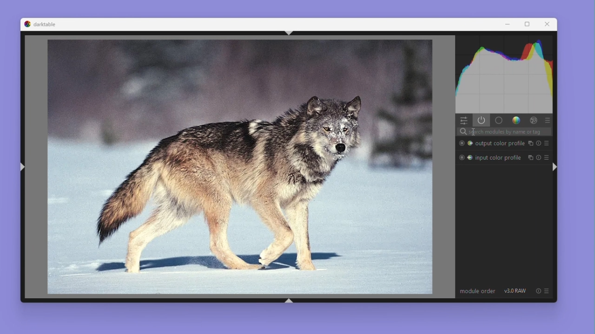 This screenshot has height=334, width=595. What do you see at coordinates (464, 121) in the screenshot?
I see `Quick access panel` at bounding box center [464, 121].